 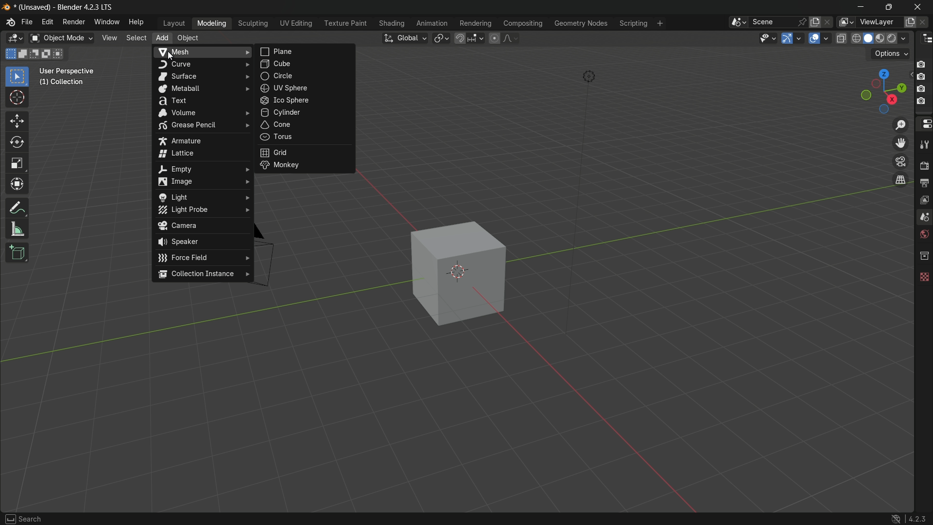 I want to click on circle, so click(x=306, y=78).